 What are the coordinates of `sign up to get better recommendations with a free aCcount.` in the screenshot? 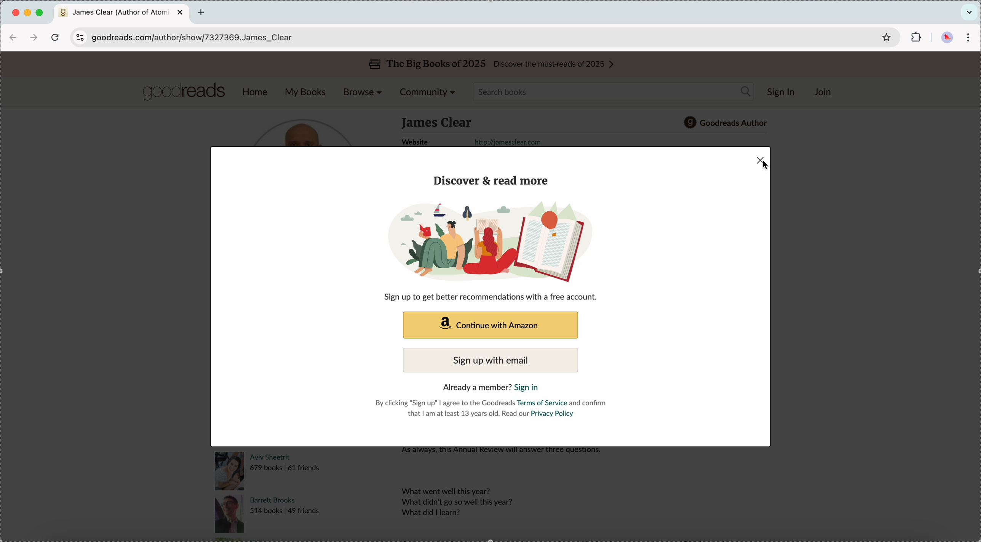 It's located at (495, 297).